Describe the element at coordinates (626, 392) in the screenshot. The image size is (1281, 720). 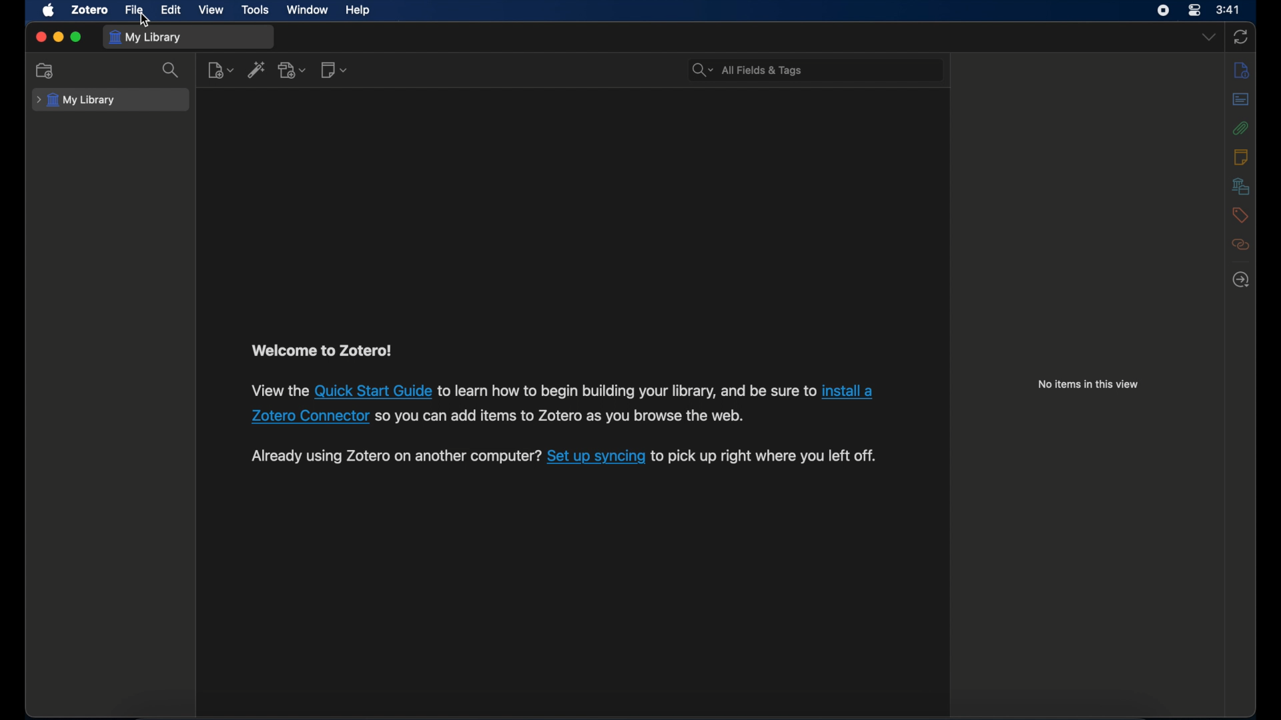
I see `text` at that location.